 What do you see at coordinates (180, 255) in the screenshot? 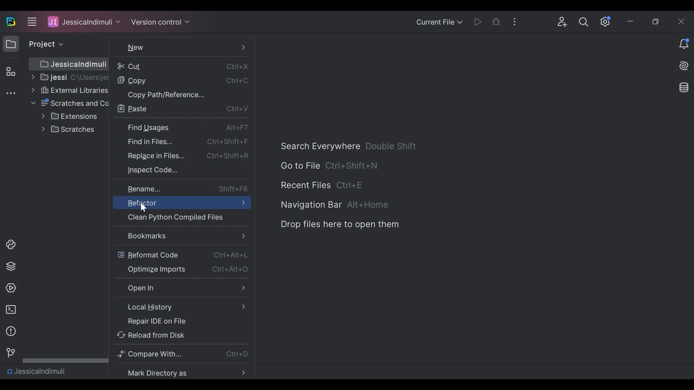
I see `Reformat Code` at bounding box center [180, 255].